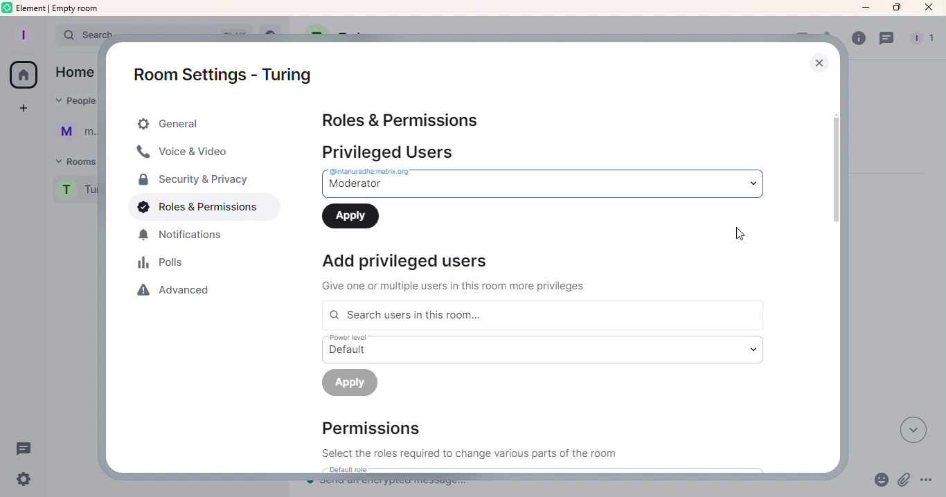 The image size is (946, 497). Describe the element at coordinates (24, 480) in the screenshot. I see `Quick settings` at that location.